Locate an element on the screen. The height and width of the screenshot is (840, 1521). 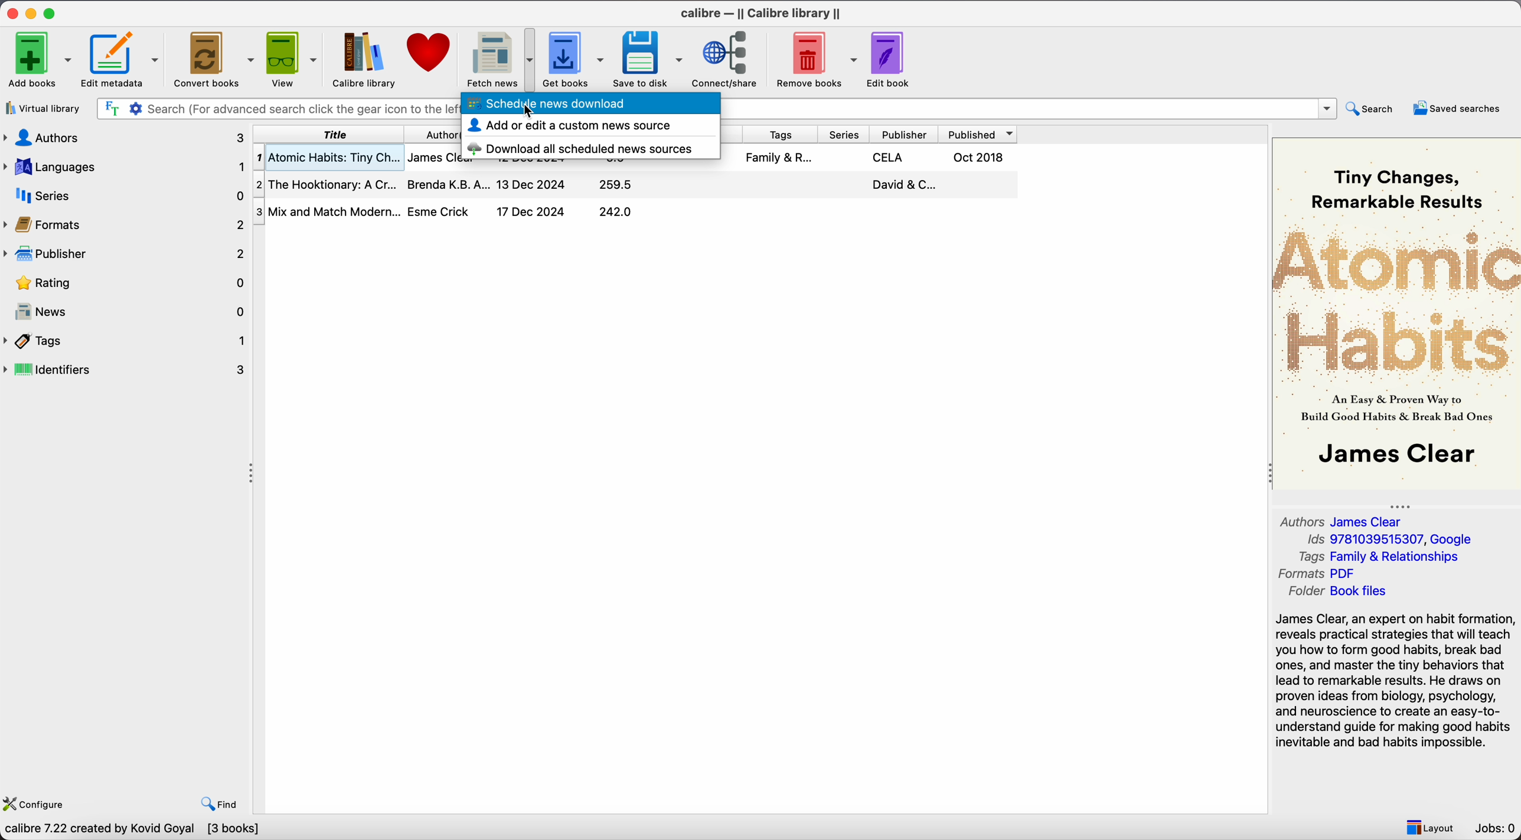
Mix and Match Modern...  is located at coordinates (327, 213).